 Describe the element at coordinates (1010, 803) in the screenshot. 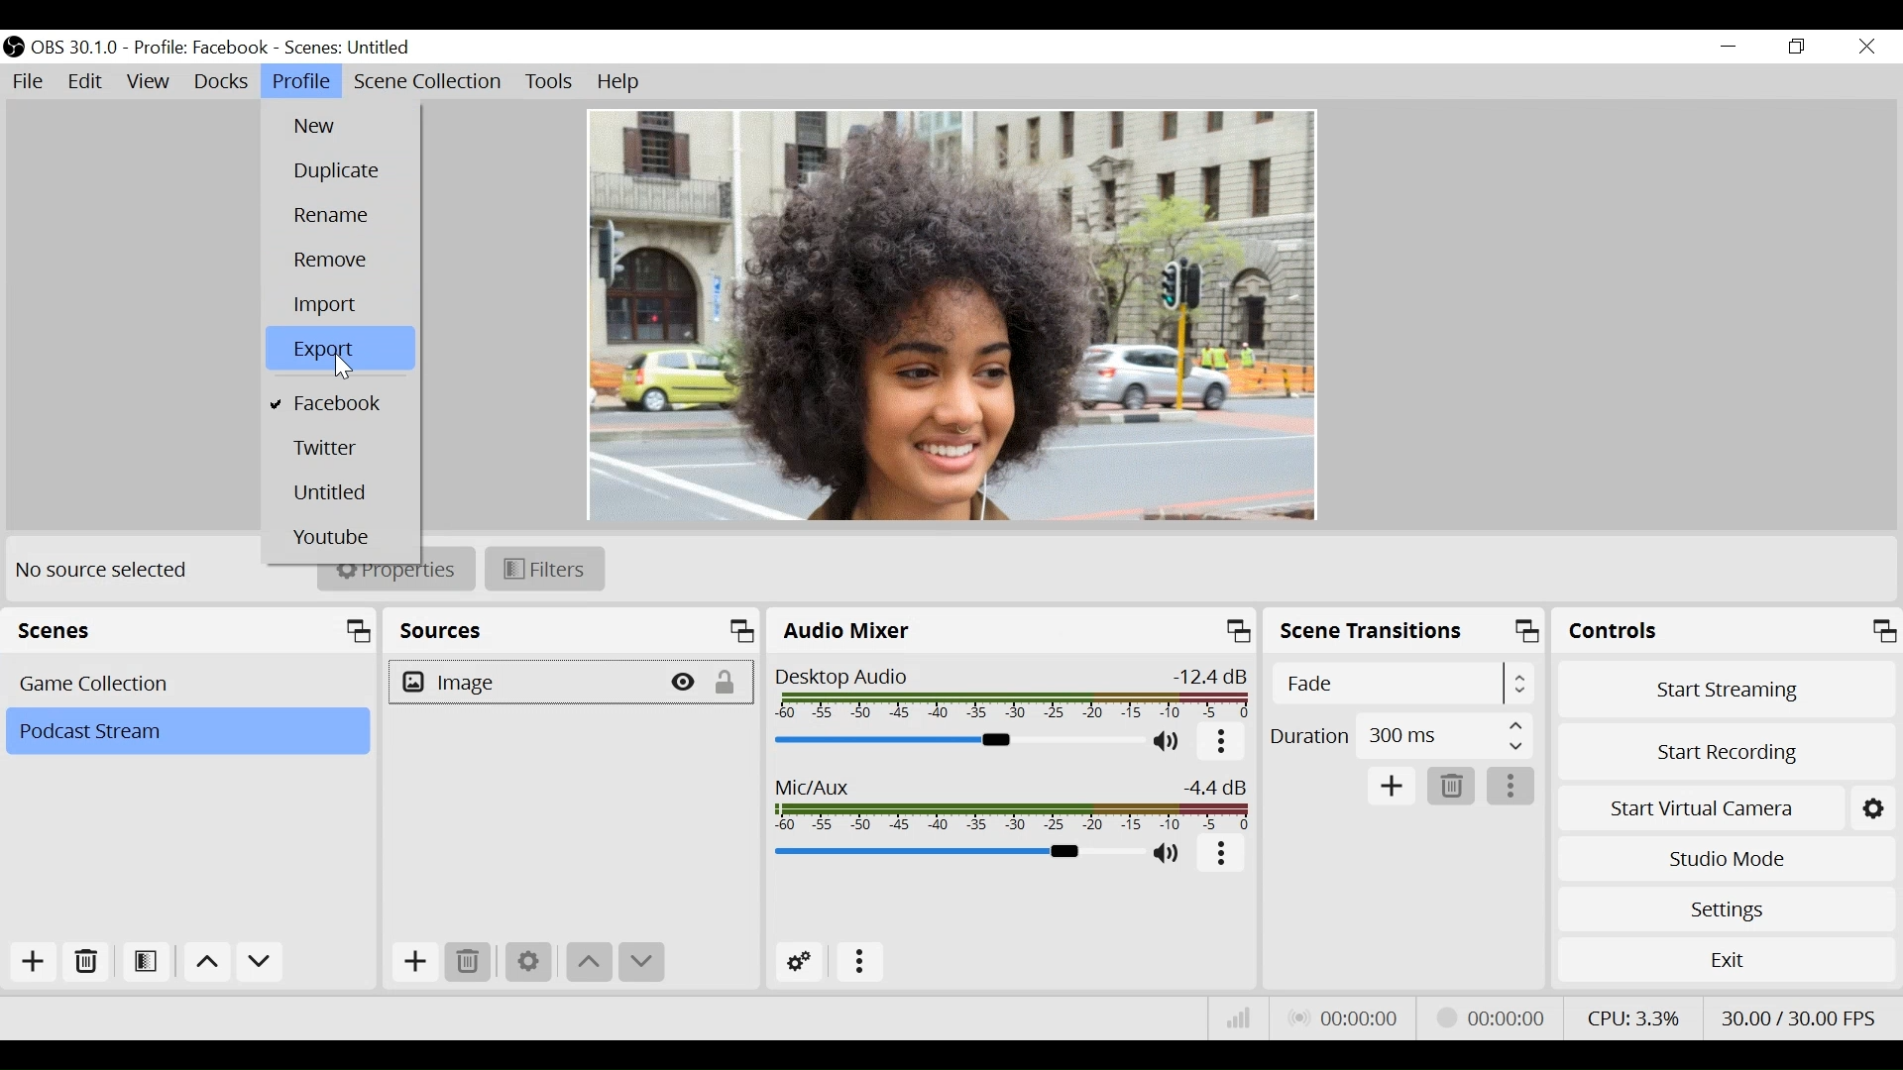

I see `Mic/Aux ` at that location.